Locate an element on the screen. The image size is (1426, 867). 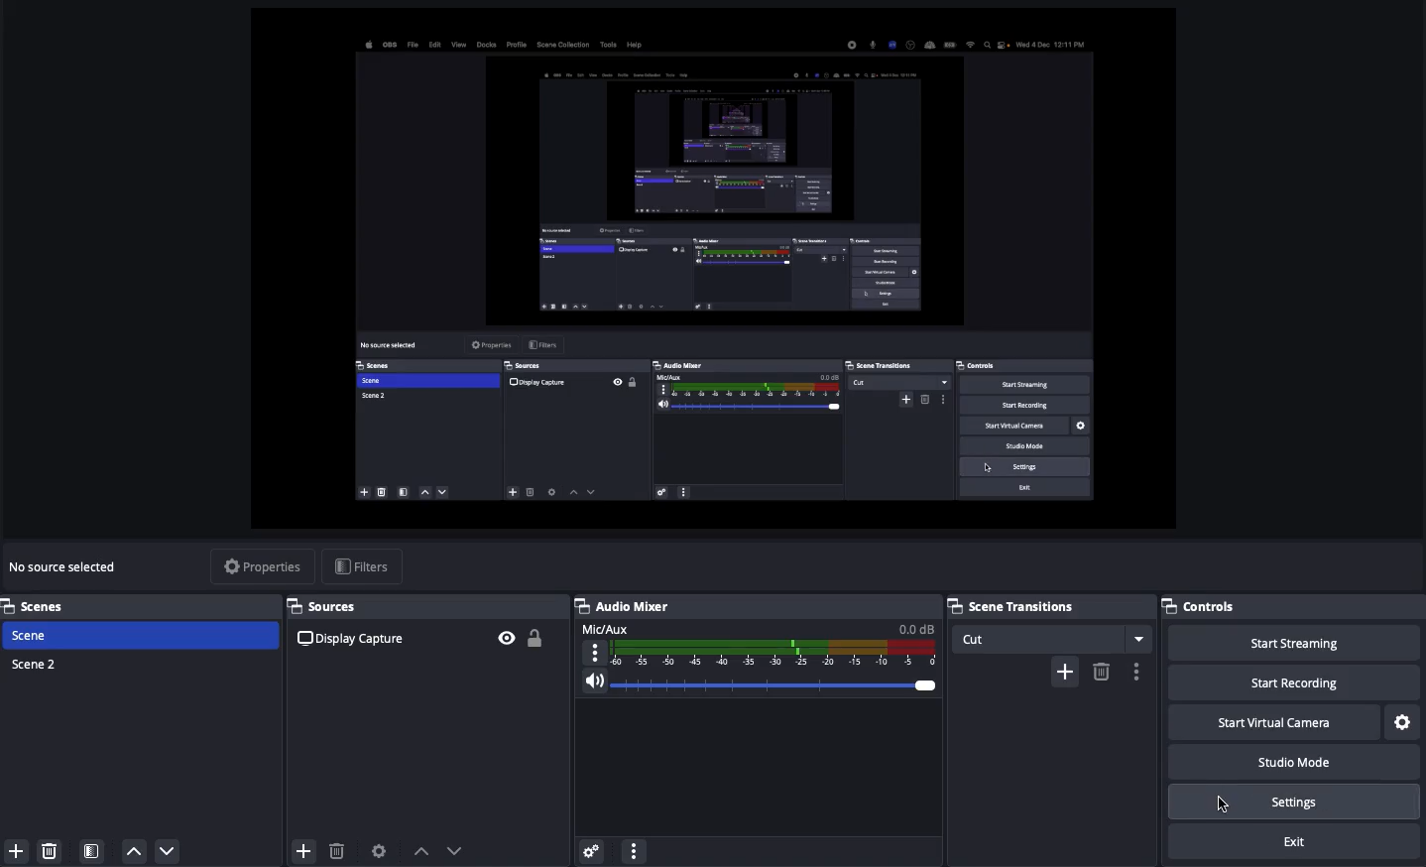
Scene filter is located at coordinates (92, 852).